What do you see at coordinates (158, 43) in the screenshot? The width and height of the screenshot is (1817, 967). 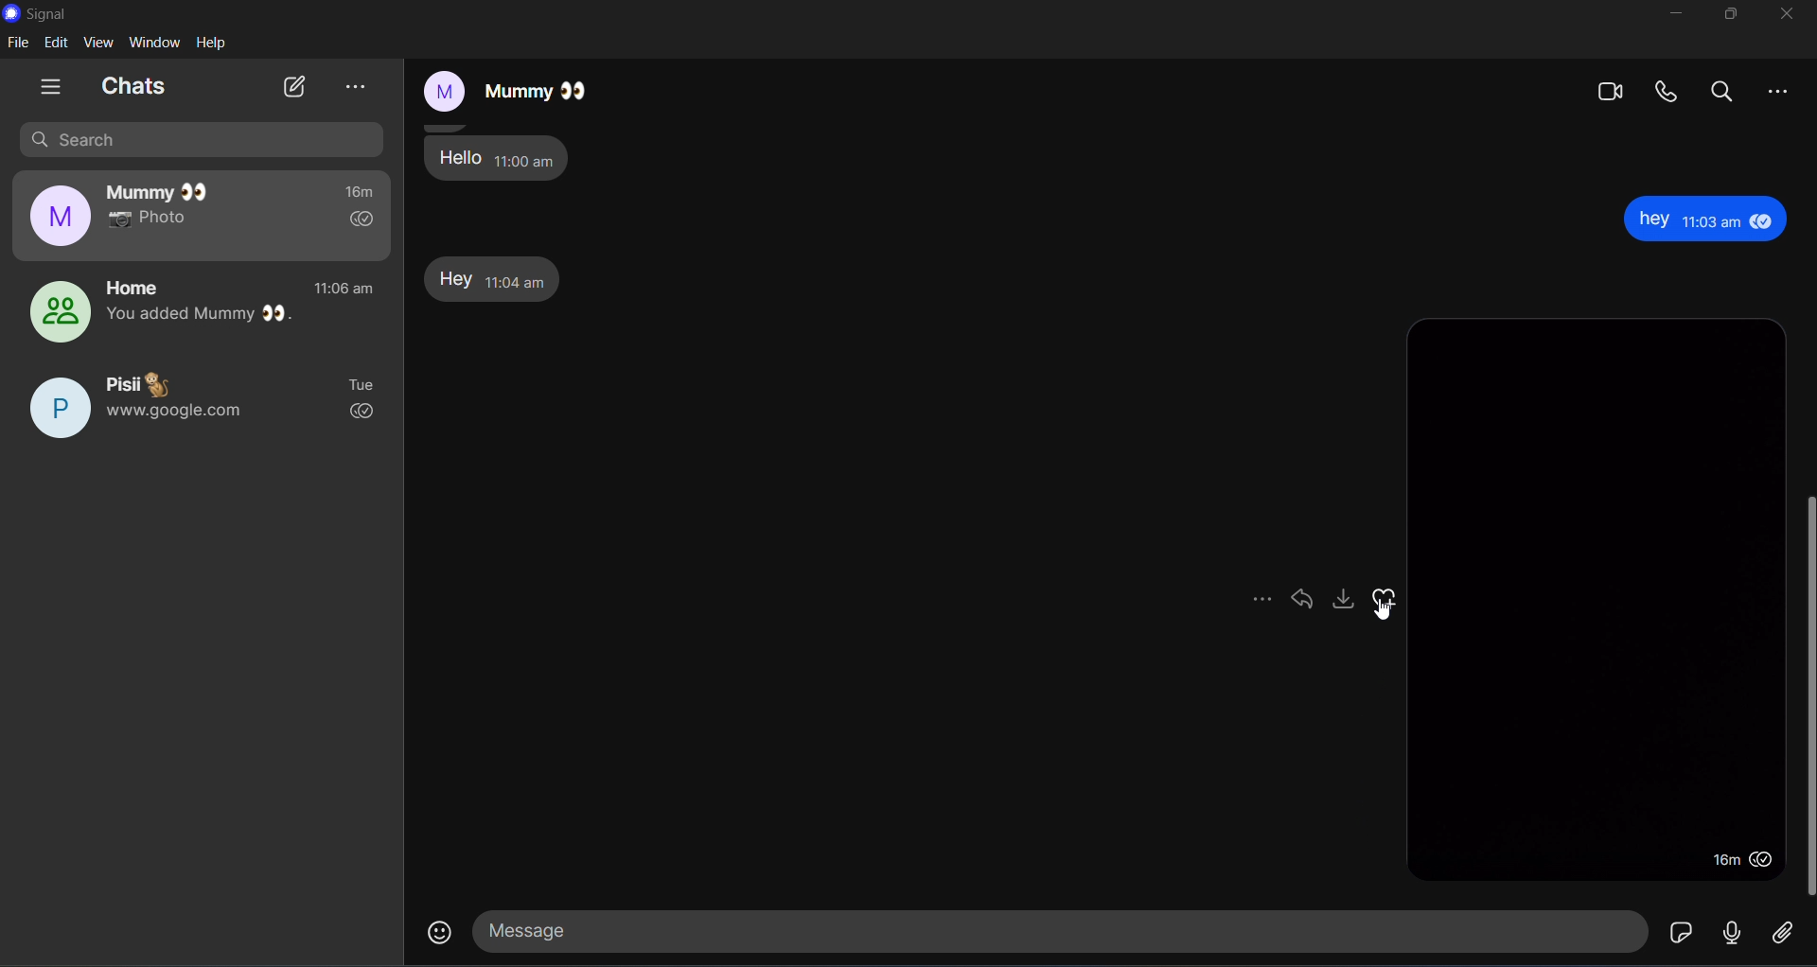 I see `window` at bounding box center [158, 43].